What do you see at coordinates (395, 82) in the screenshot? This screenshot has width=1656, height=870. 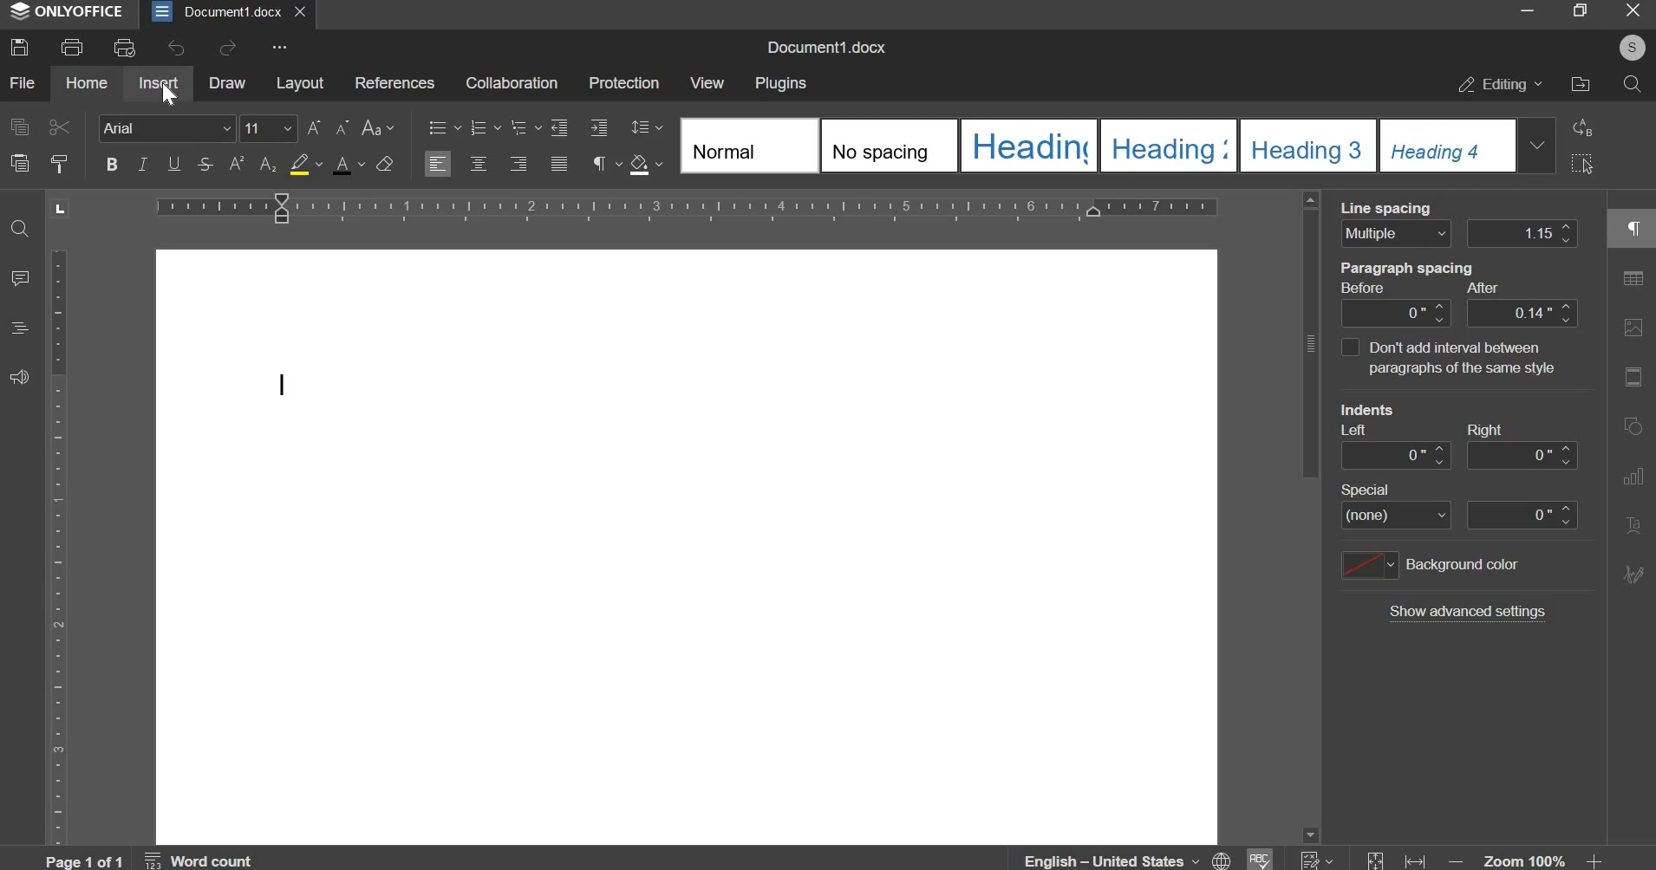 I see `references` at bounding box center [395, 82].